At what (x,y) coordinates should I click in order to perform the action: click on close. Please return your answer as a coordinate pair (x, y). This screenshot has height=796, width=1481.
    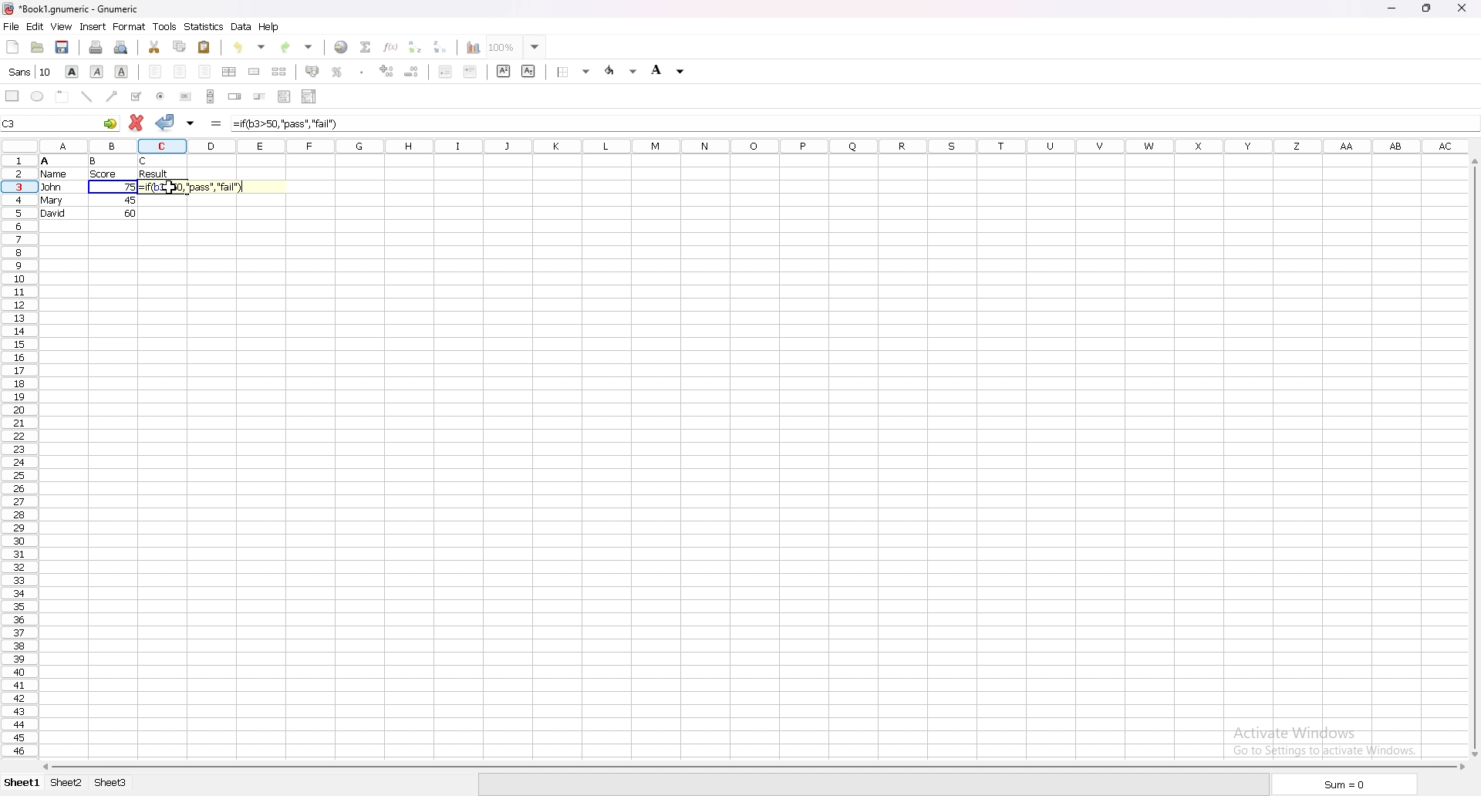
    Looking at the image, I should click on (1466, 8).